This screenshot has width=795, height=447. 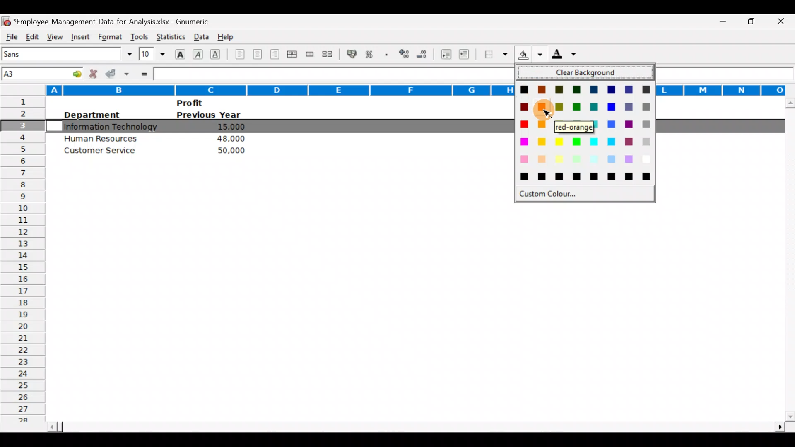 I want to click on Custom color, so click(x=549, y=196).